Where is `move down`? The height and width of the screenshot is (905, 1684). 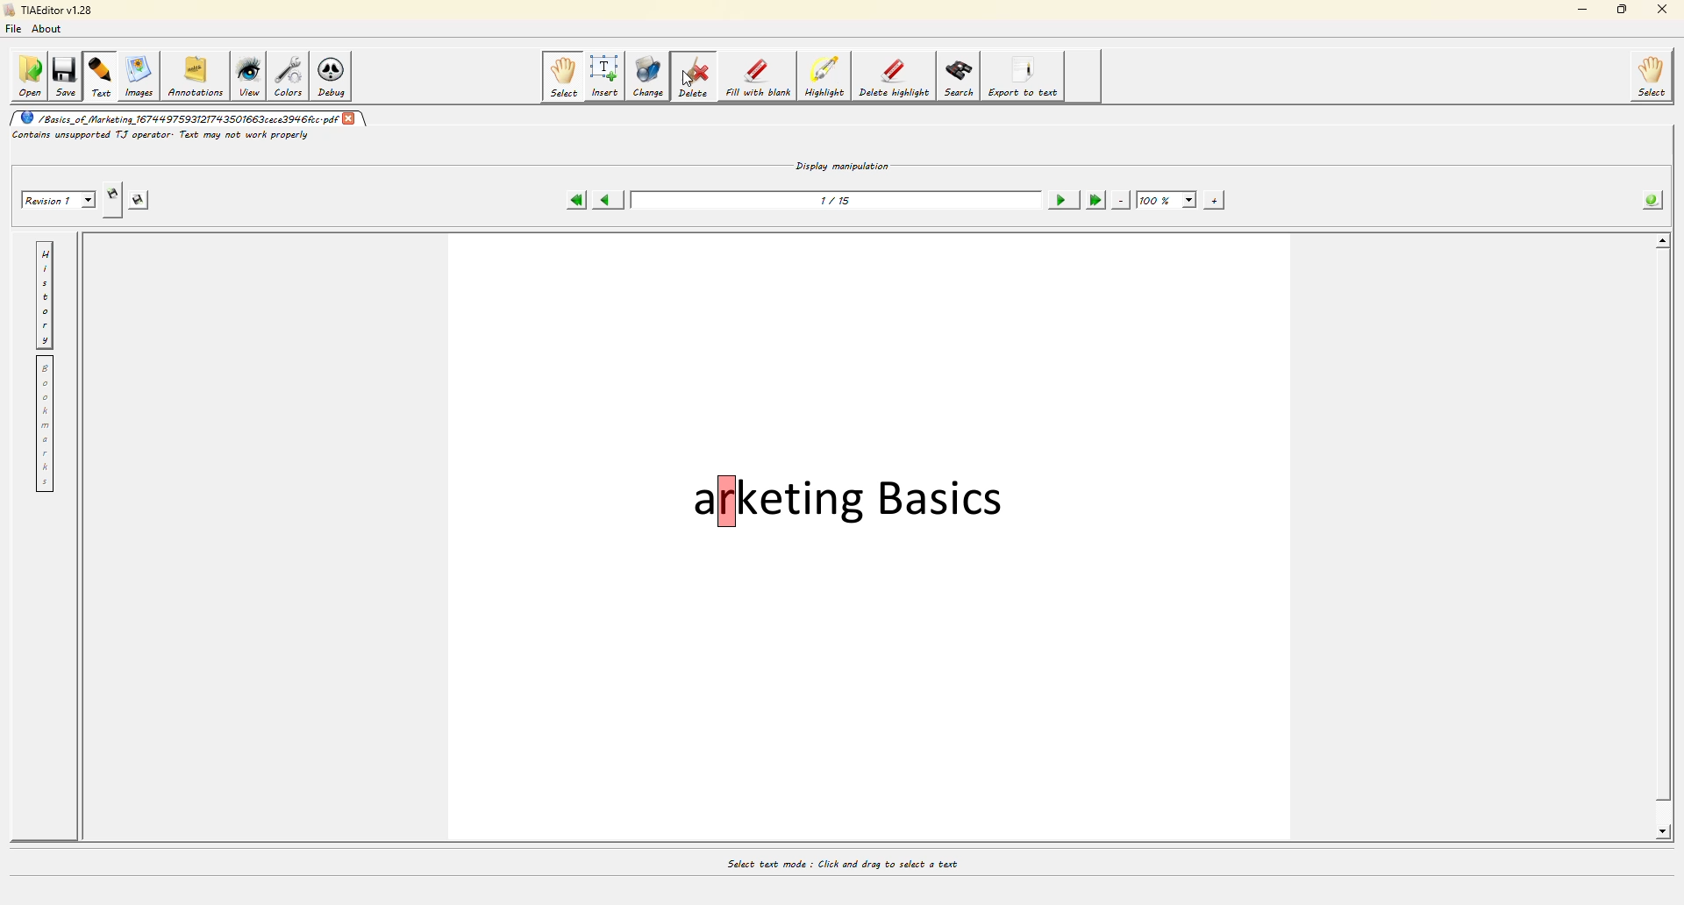 move down is located at coordinates (1665, 832).